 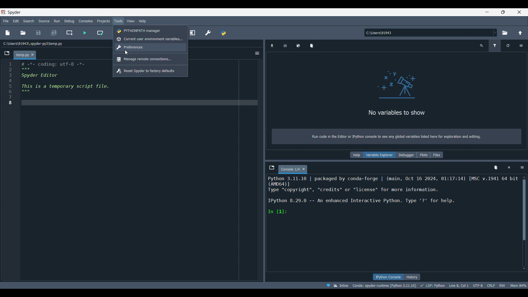 I want to click on Remove all variable, so click(x=312, y=46).